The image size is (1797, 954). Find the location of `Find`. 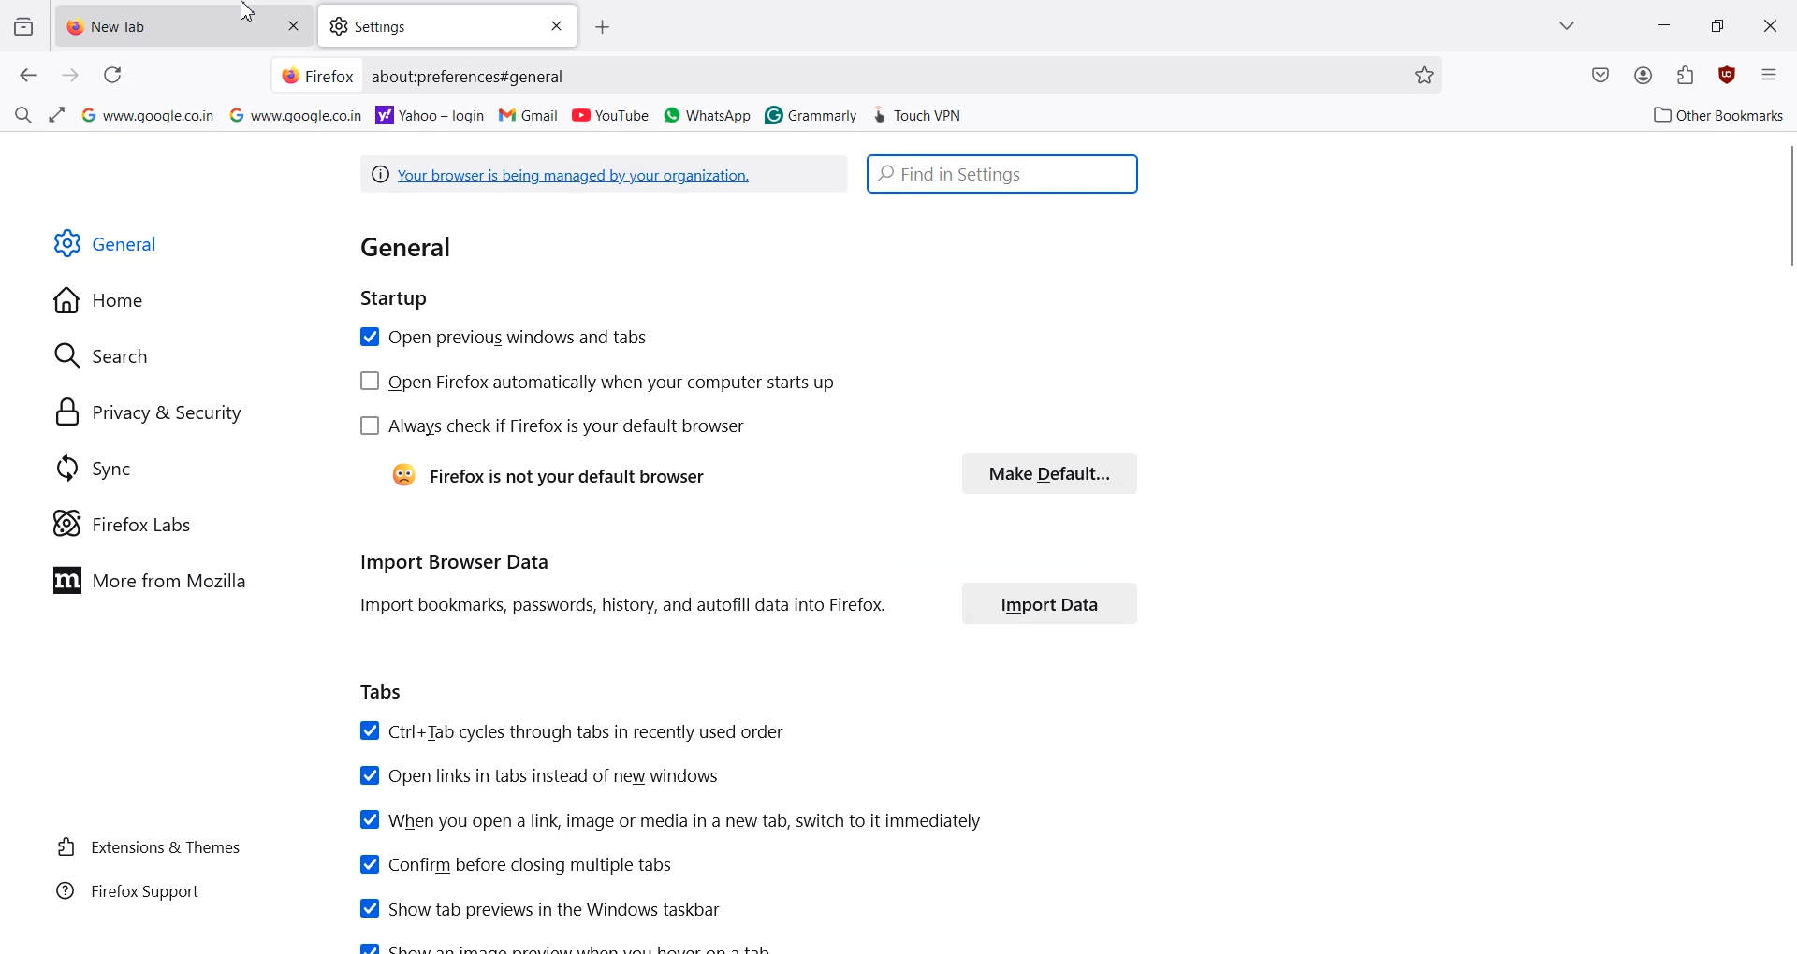

Find is located at coordinates (22, 112).